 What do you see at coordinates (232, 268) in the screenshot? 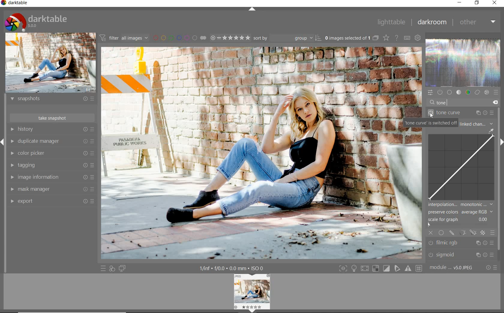
I see `other display information` at bounding box center [232, 268].